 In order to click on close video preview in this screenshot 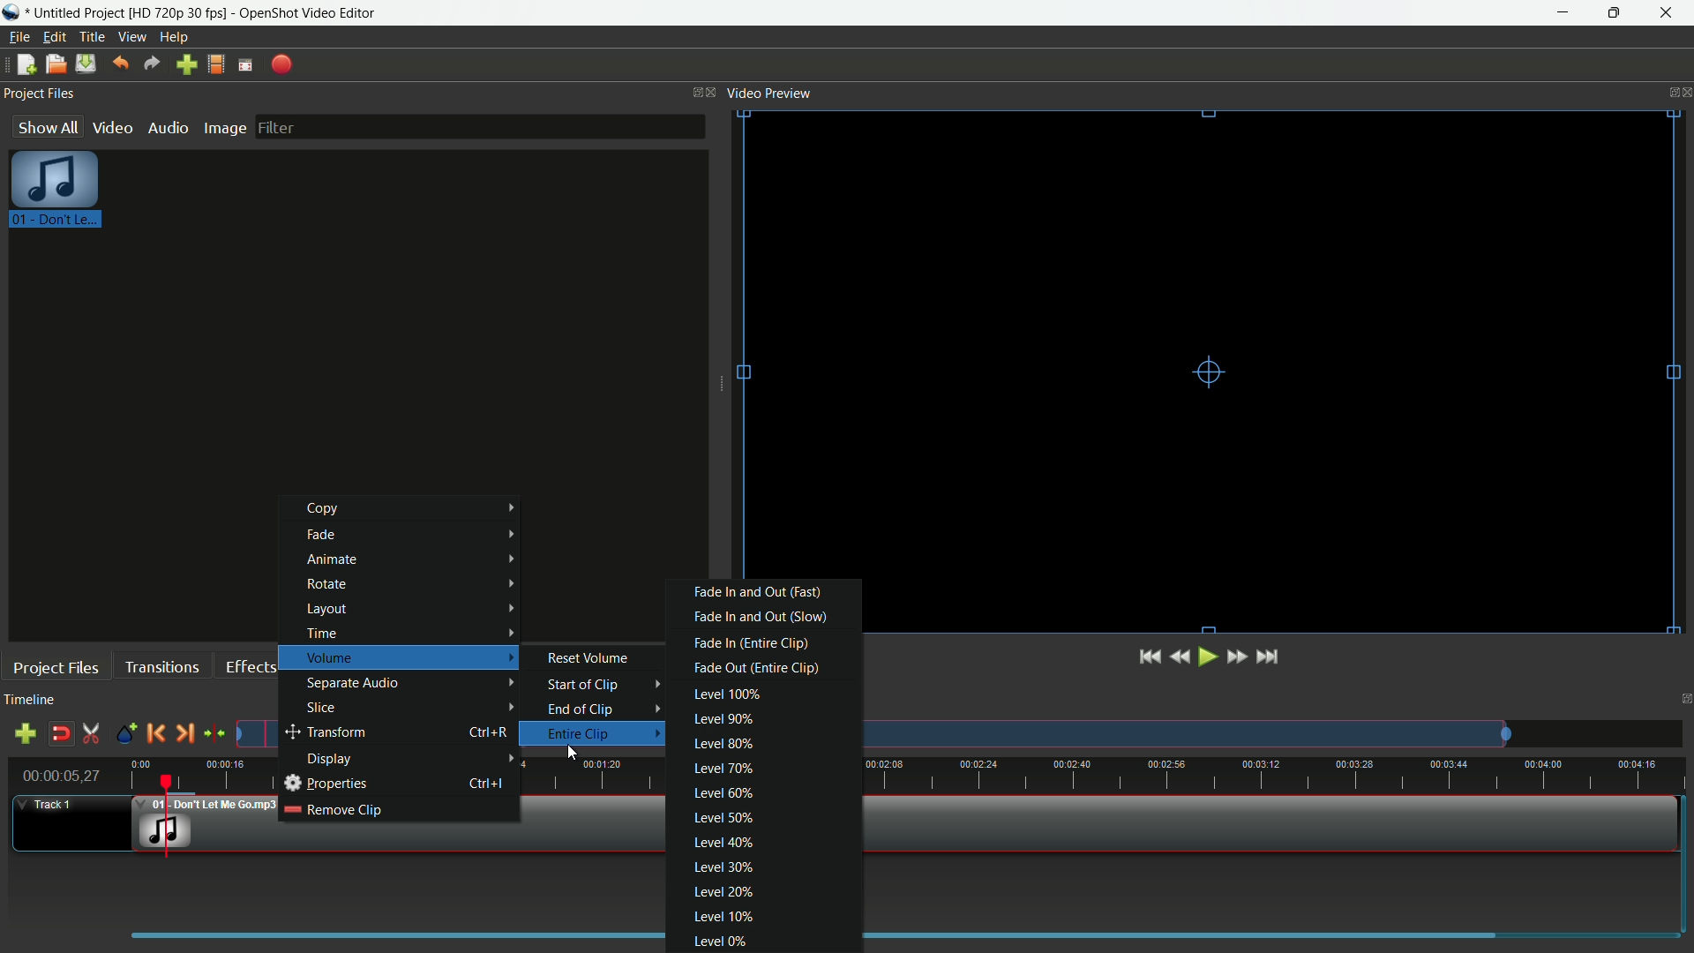, I will do `click(1683, 91)`.